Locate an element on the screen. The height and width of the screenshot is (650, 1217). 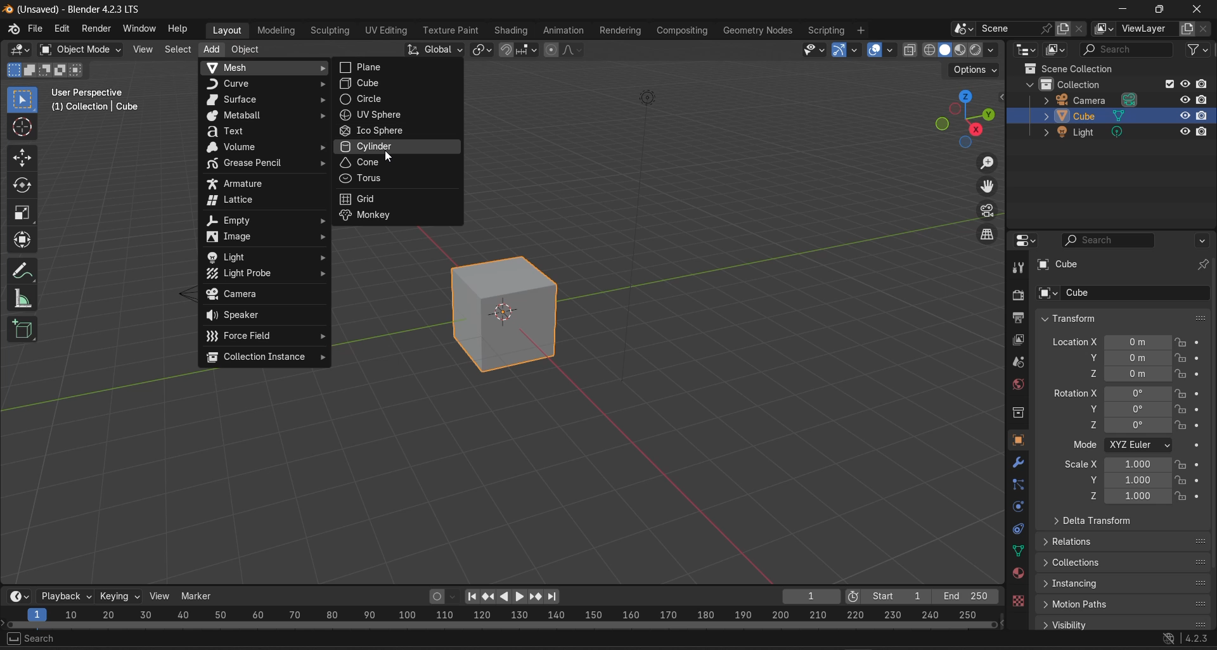
torus is located at coordinates (398, 181).